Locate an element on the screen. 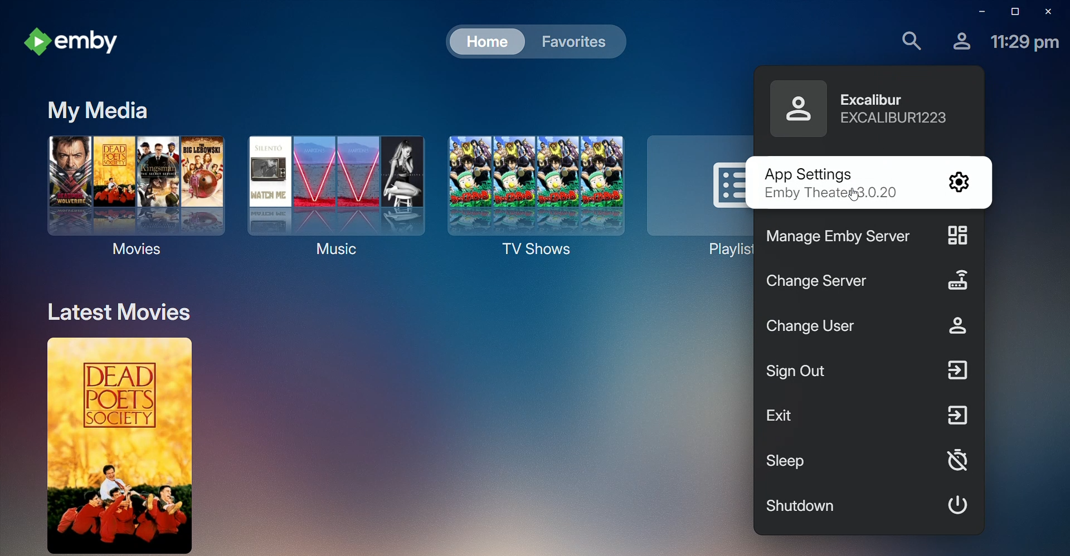 This screenshot has height=556, width=1070. Playlists is located at coordinates (689, 193).